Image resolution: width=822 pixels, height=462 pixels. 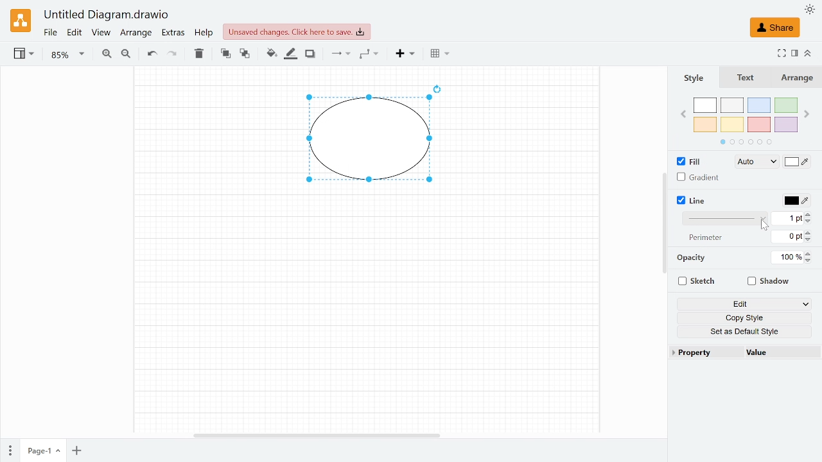 I want to click on Untitled Diagram.drawio, so click(x=105, y=15).